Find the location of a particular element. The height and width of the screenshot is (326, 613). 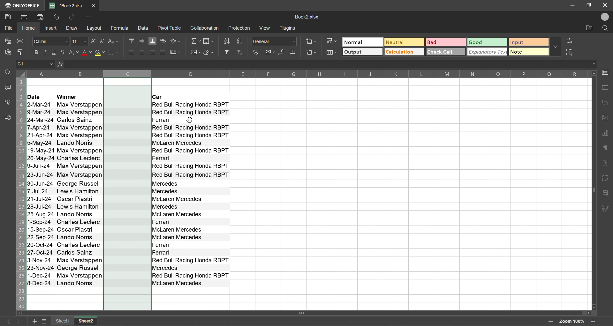

italic is located at coordinates (45, 53).